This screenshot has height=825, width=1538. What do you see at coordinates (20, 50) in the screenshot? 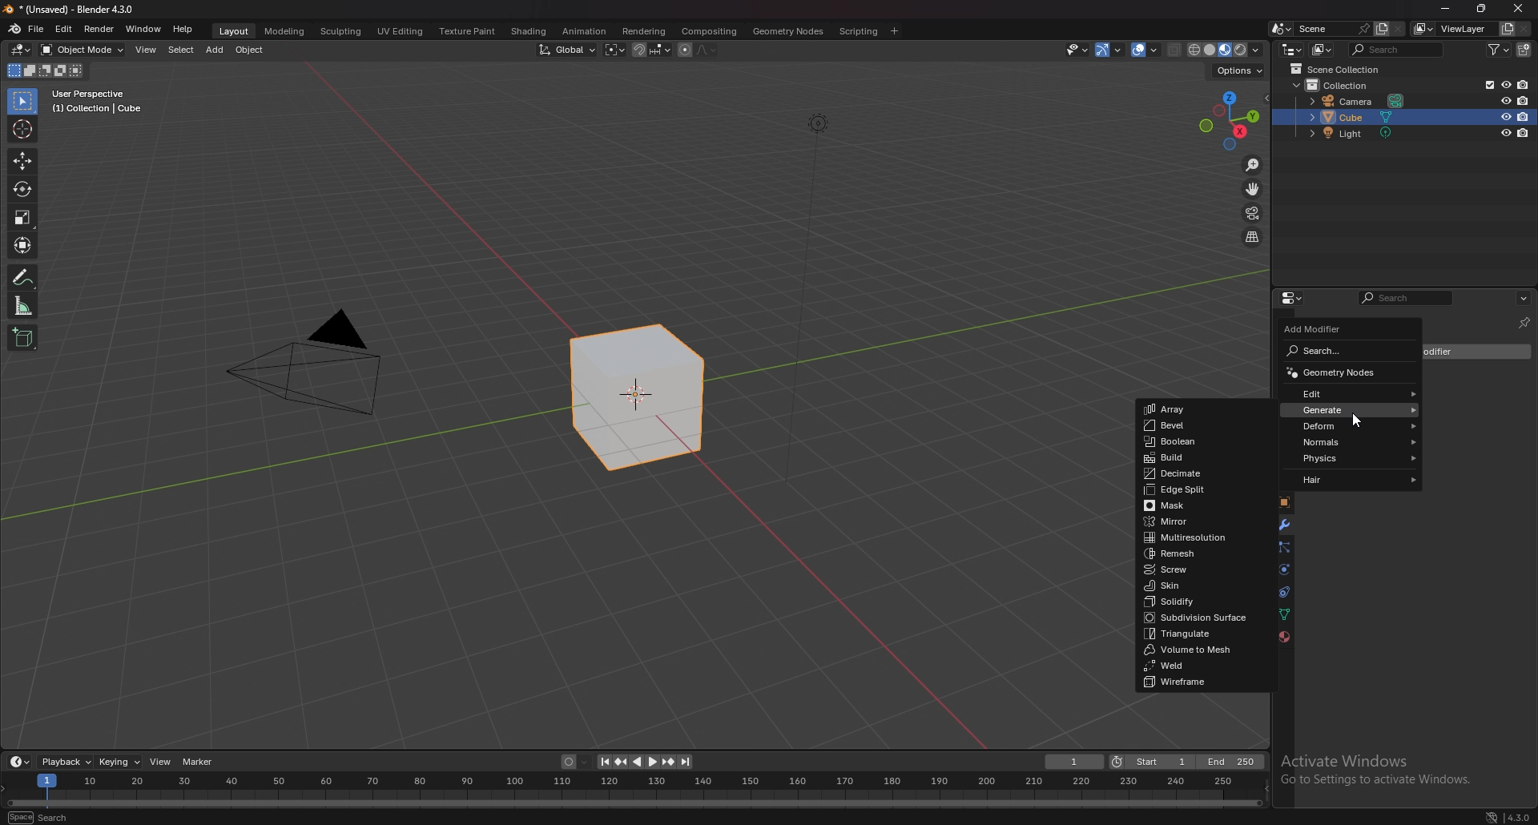
I see `editor type` at bounding box center [20, 50].